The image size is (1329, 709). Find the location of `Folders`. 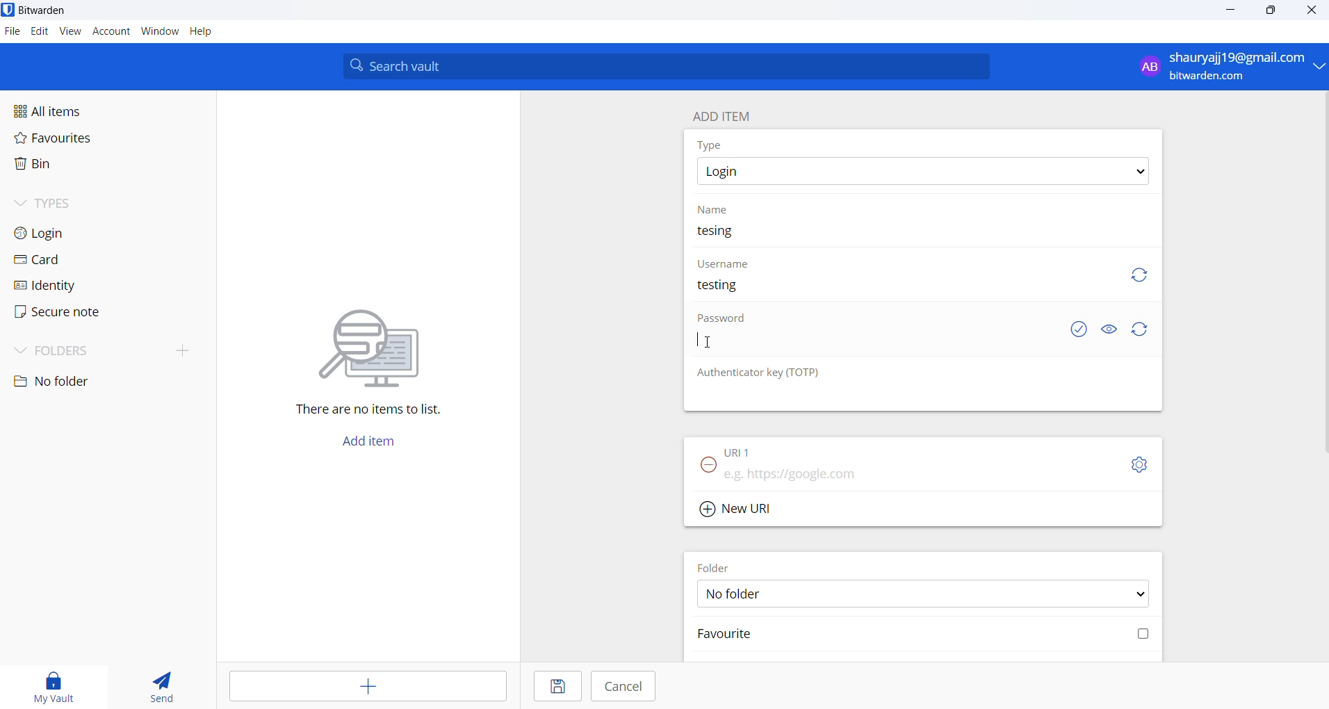

Folders is located at coordinates (71, 348).